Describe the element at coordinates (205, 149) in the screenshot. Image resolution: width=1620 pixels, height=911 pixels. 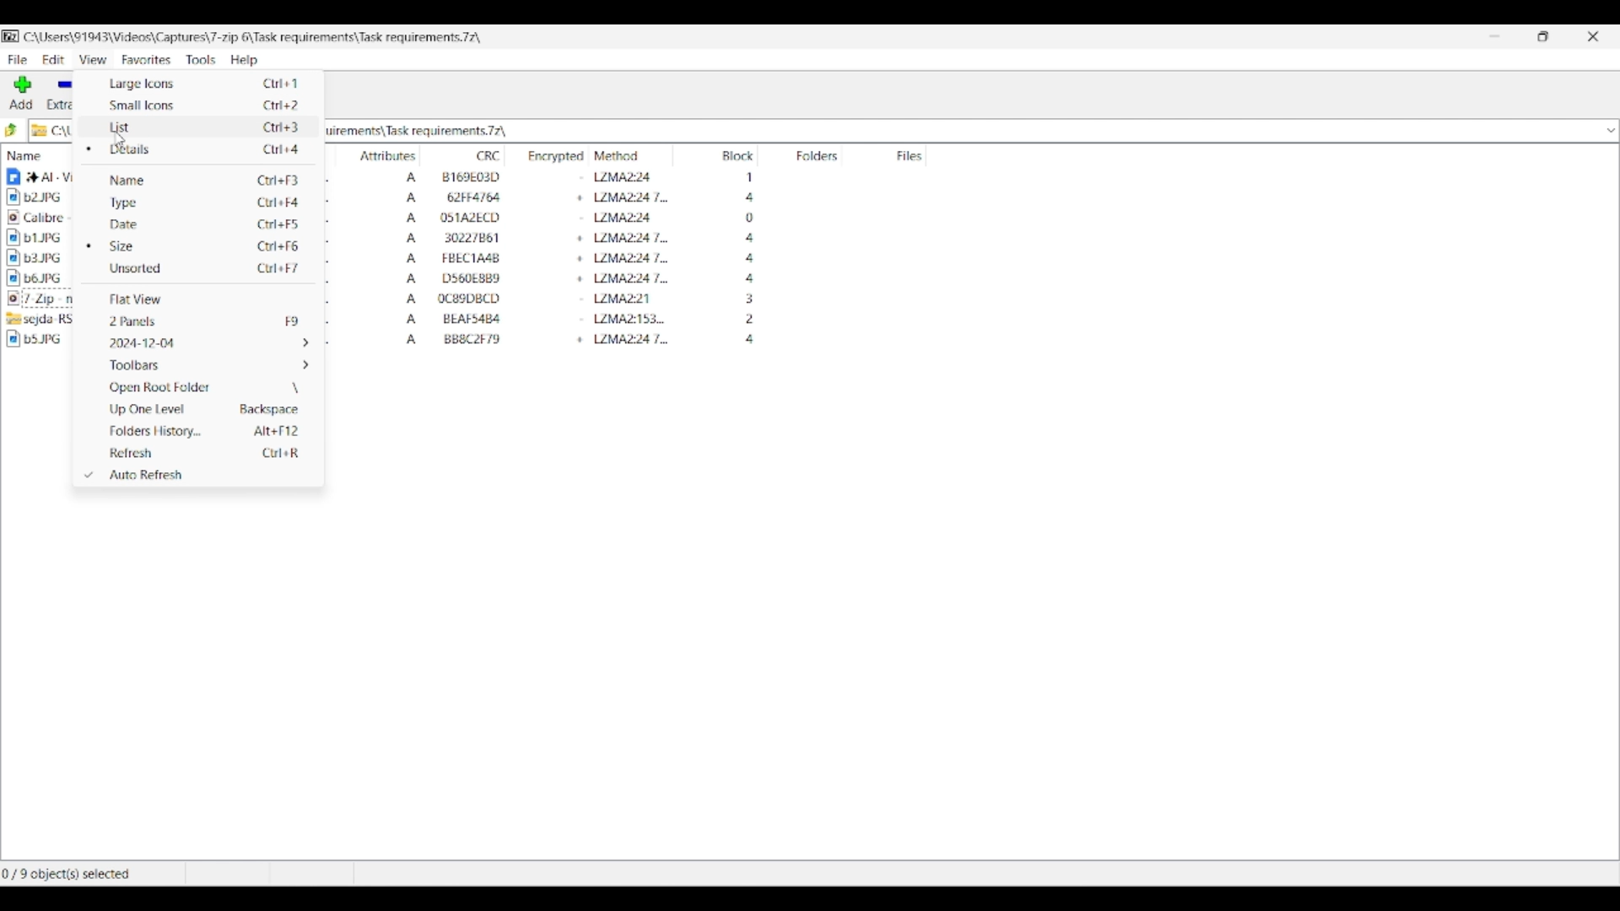
I see `Details` at that location.